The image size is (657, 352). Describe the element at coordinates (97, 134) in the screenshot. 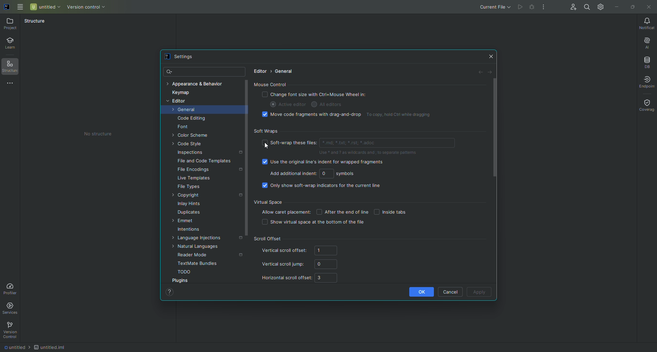

I see `No structure` at that location.